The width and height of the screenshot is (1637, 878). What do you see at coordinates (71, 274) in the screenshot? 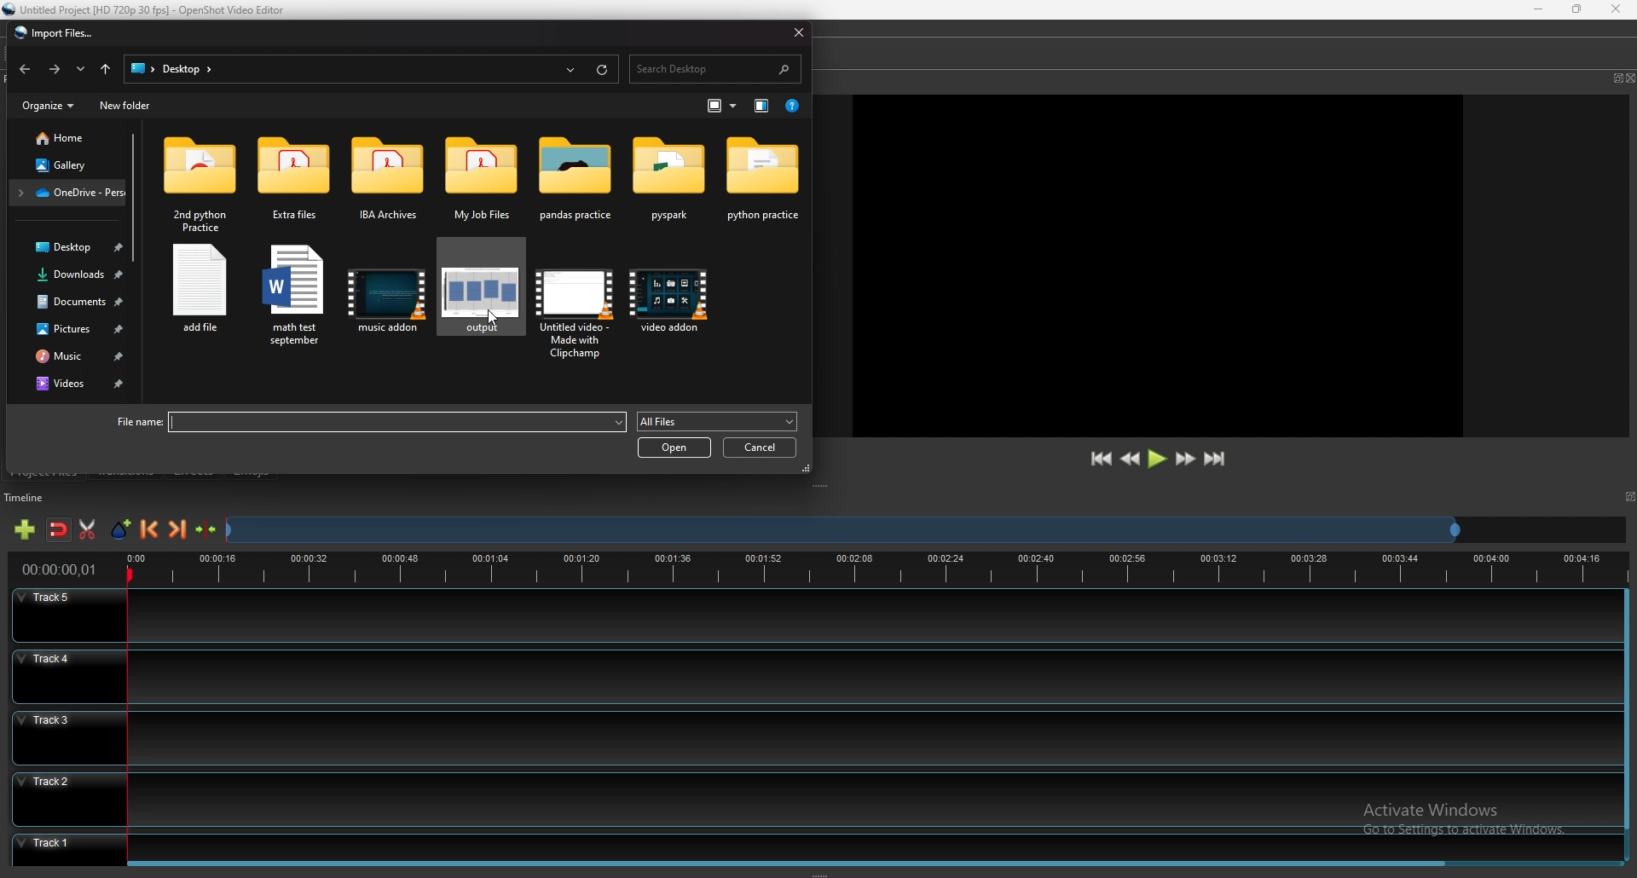
I see `downloads` at bounding box center [71, 274].